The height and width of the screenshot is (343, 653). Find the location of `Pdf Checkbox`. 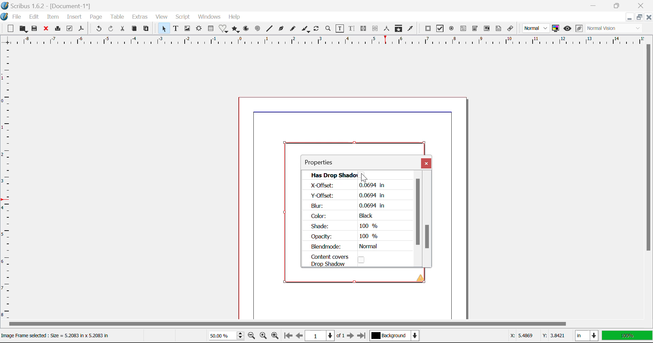

Pdf Checkbox is located at coordinates (440, 29).